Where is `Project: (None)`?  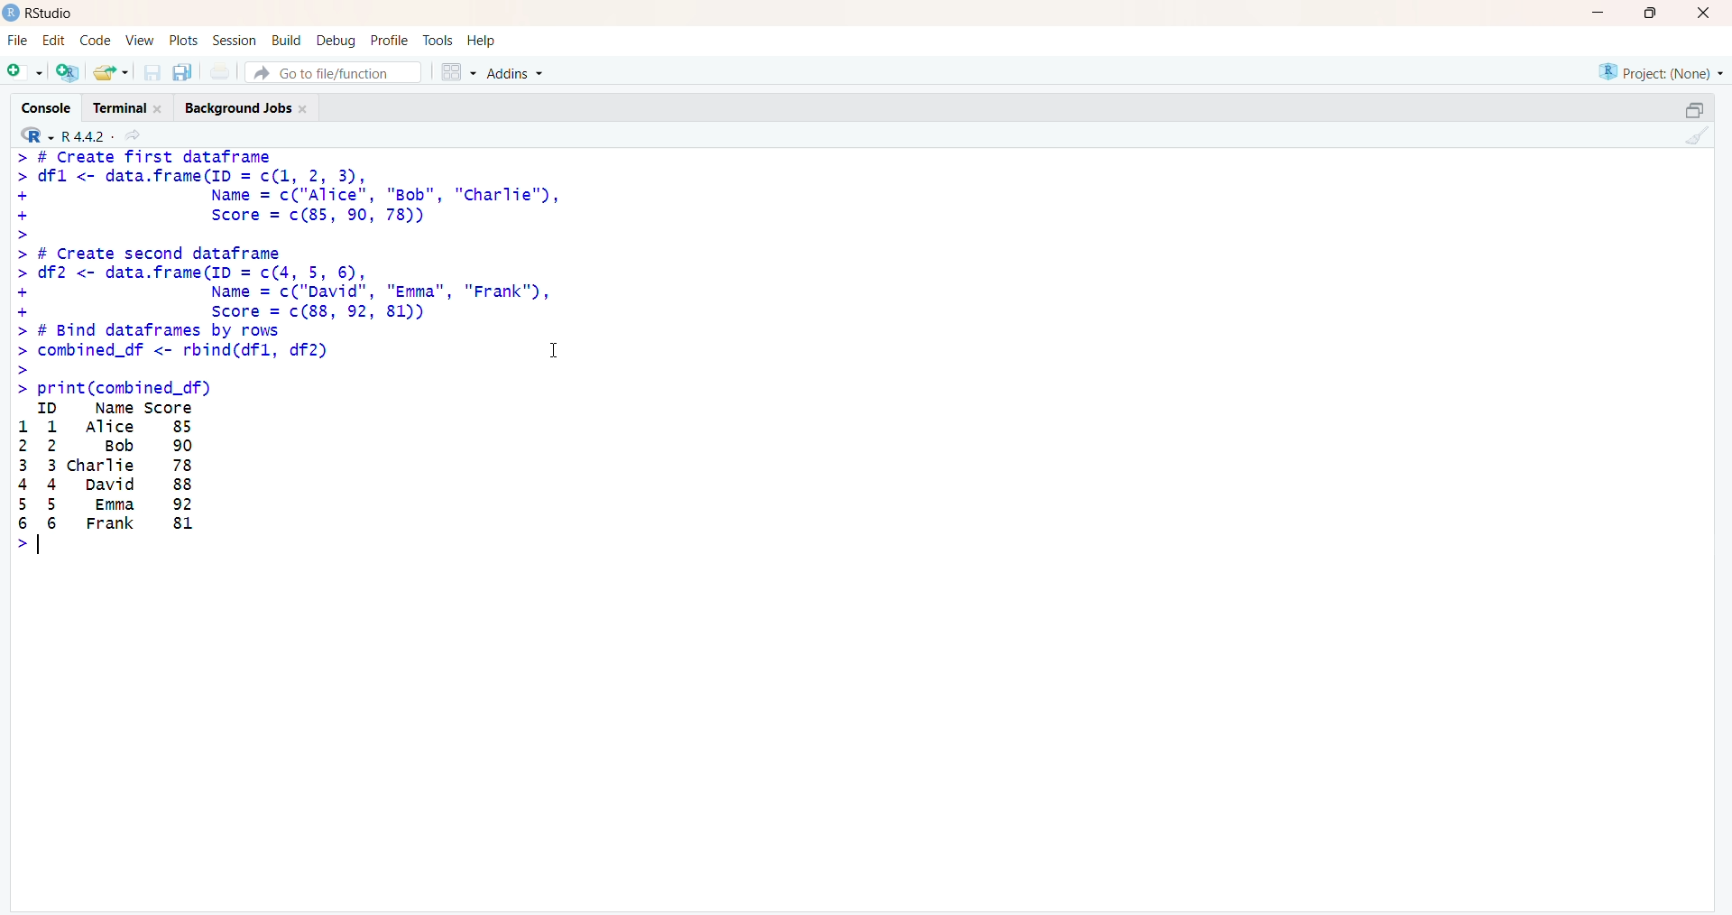
Project: (None) is located at coordinates (1662, 72).